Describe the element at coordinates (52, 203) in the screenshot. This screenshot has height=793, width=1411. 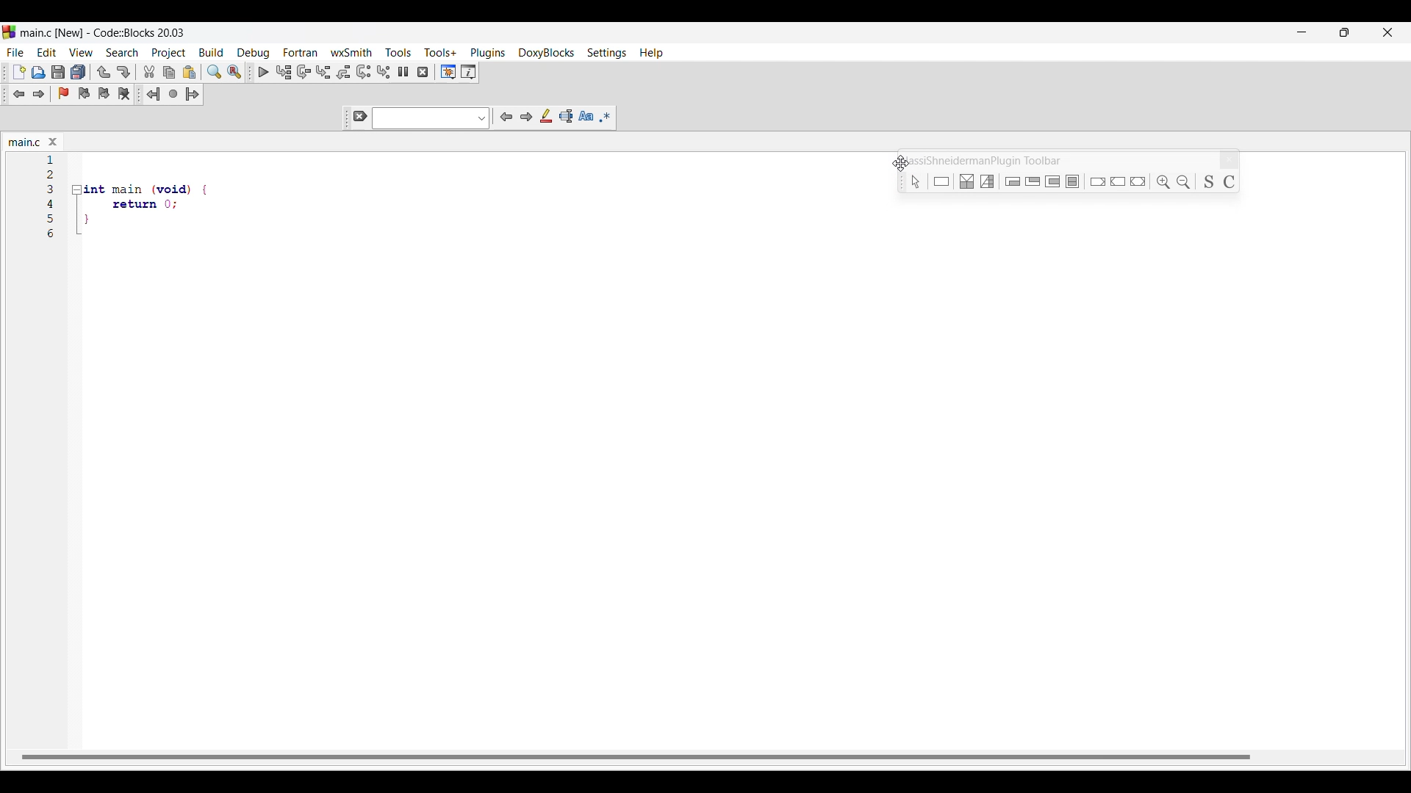
I see `` at that location.